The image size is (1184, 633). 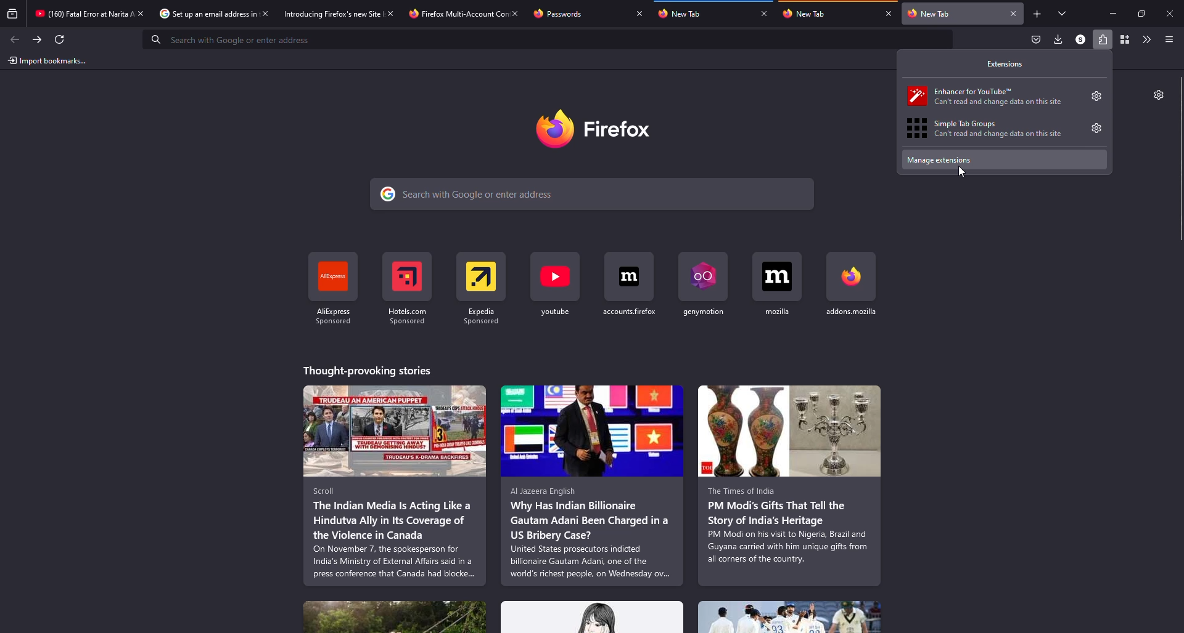 What do you see at coordinates (993, 128) in the screenshot?
I see `simple tab` at bounding box center [993, 128].